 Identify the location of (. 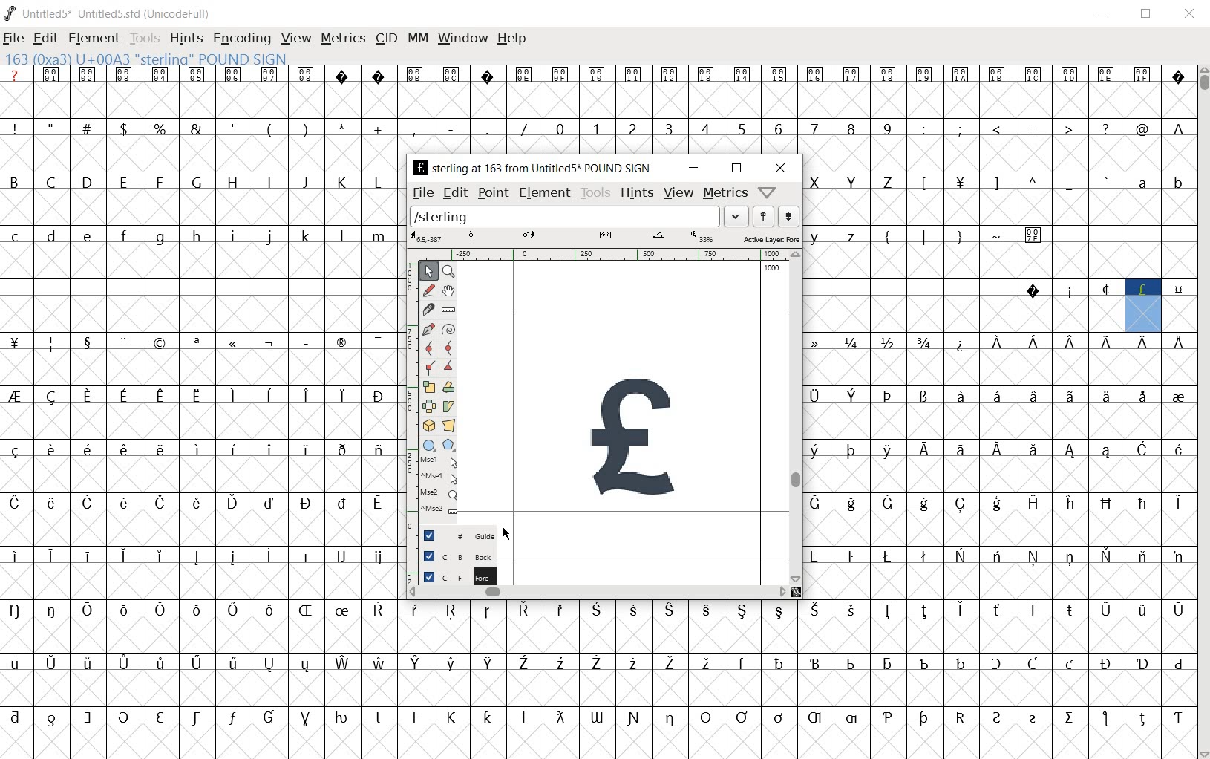
(270, 129).